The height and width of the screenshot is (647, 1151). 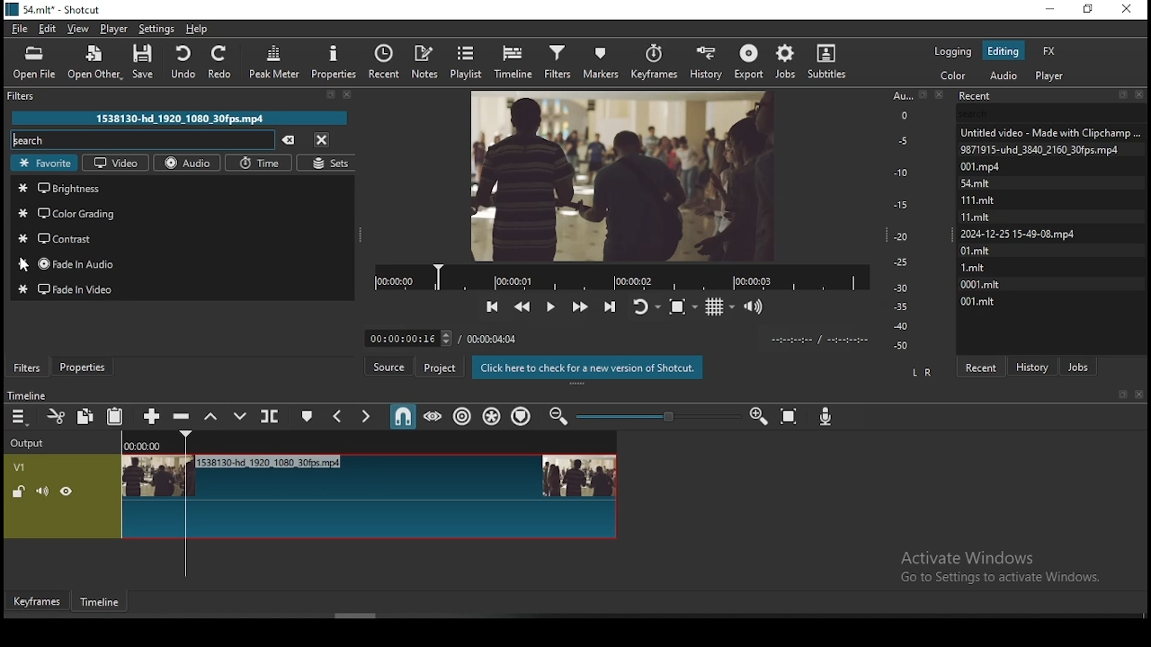 I want to click on source, so click(x=389, y=367).